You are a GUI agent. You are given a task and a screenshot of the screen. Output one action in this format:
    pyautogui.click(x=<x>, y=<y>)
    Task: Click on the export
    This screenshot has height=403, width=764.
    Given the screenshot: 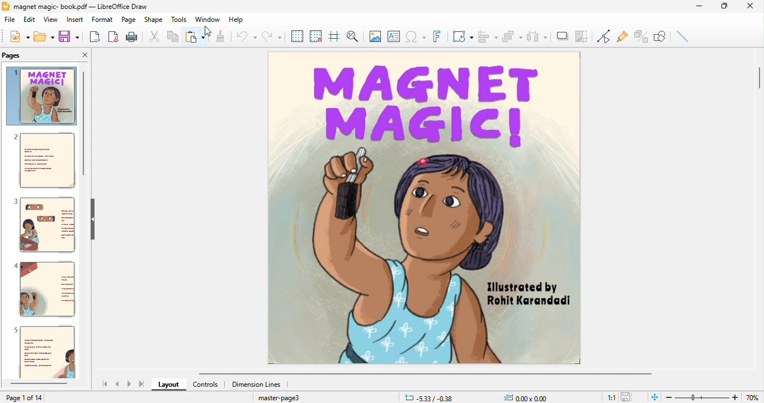 What is the action you would take?
    pyautogui.click(x=93, y=37)
    